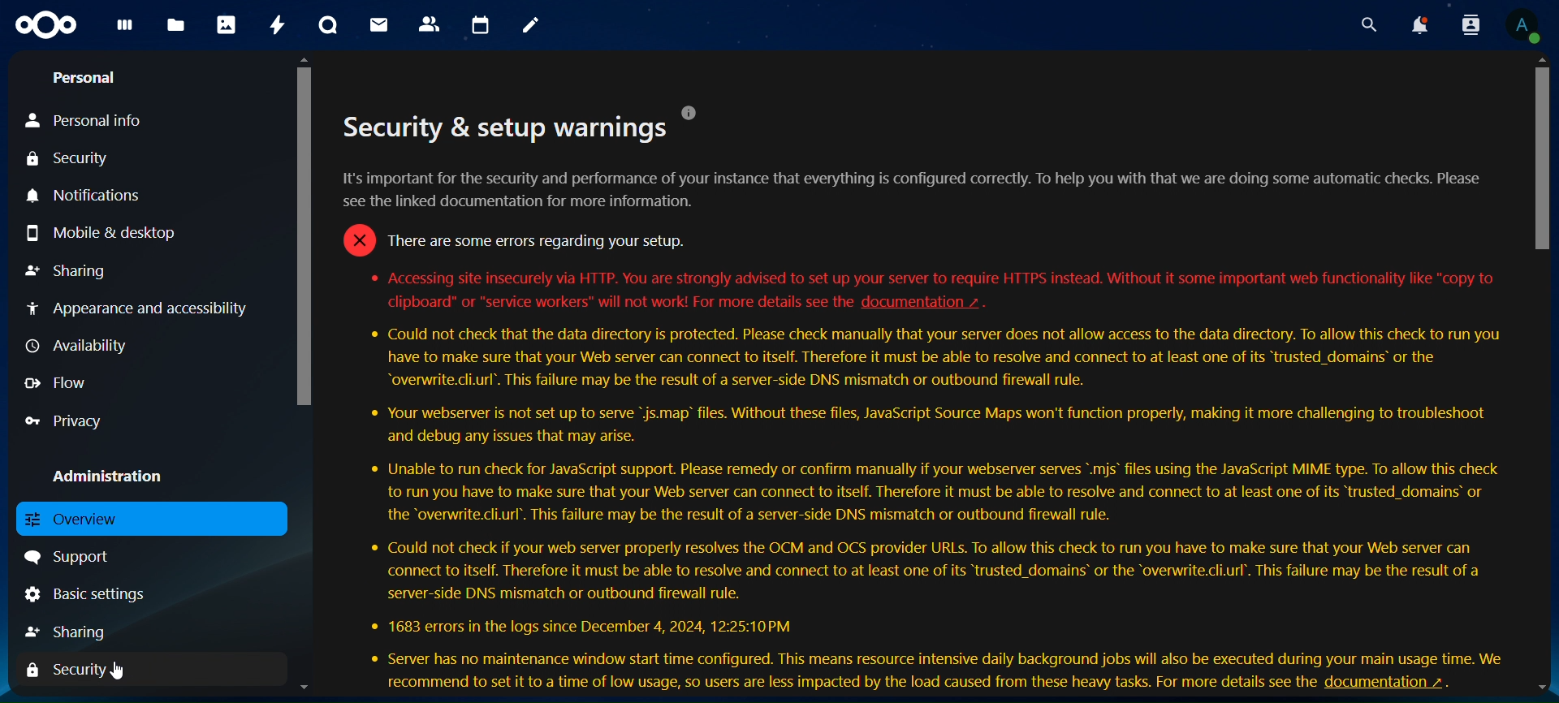 Image resolution: width=1559 pixels, height=703 pixels. I want to click on personal, so click(87, 78).